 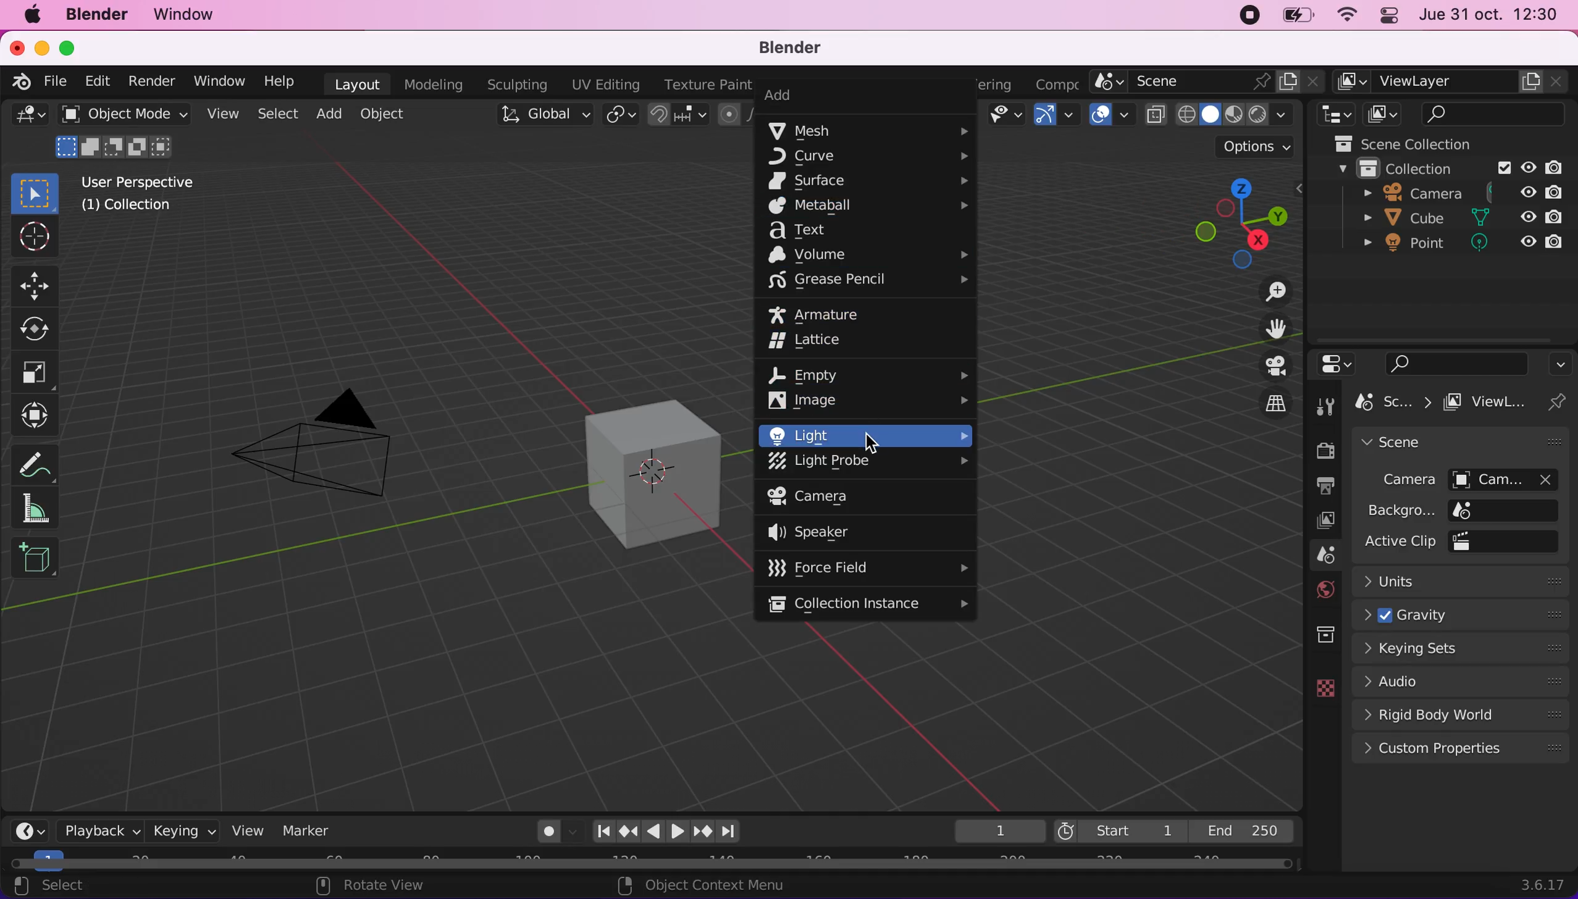 What do you see at coordinates (867, 254) in the screenshot?
I see `volume` at bounding box center [867, 254].